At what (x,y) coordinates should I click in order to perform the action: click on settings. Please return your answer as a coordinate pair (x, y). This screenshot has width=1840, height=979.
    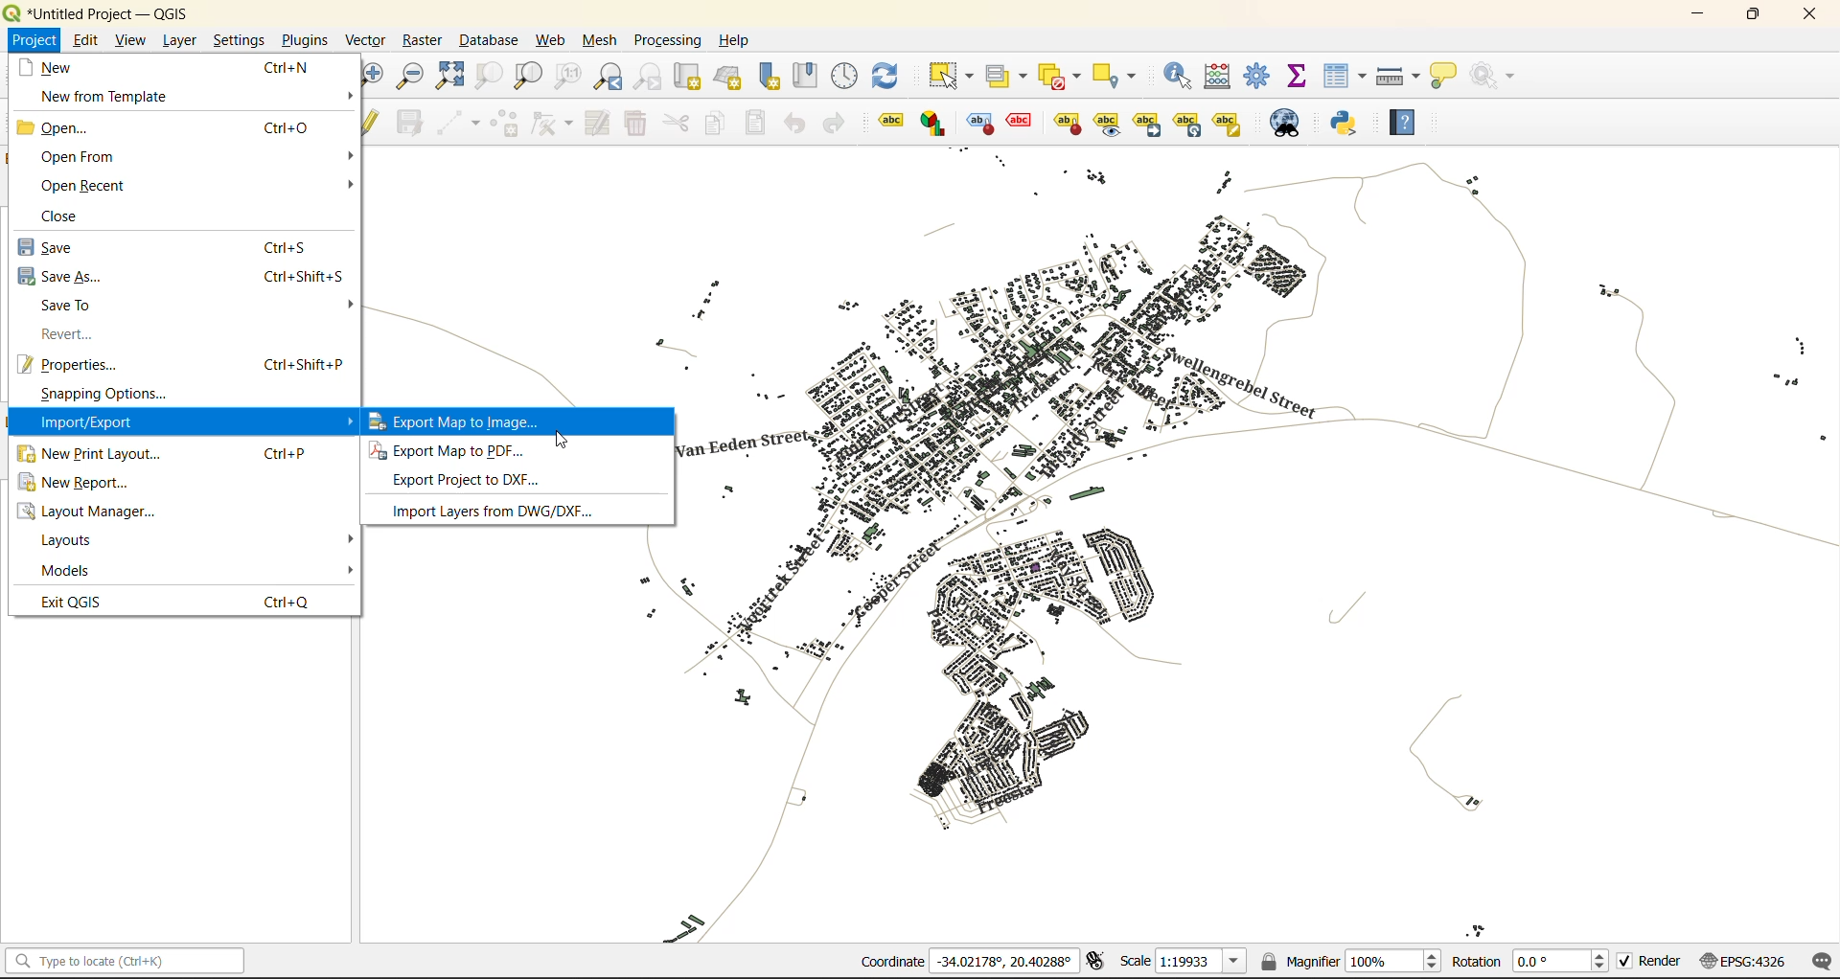
    Looking at the image, I should click on (241, 41).